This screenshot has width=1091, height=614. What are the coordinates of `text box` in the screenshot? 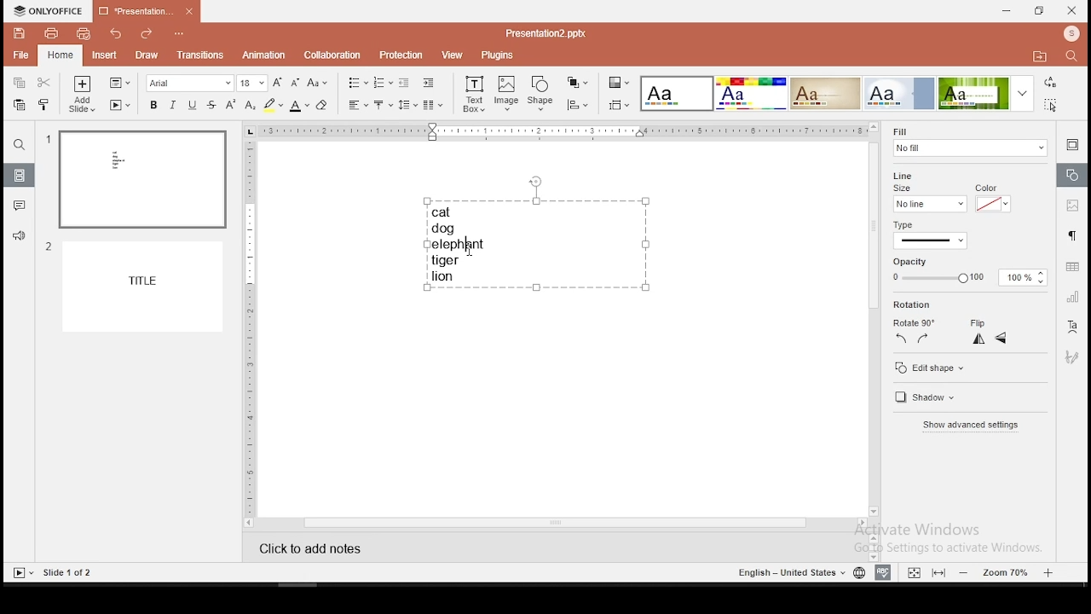 It's located at (474, 96).